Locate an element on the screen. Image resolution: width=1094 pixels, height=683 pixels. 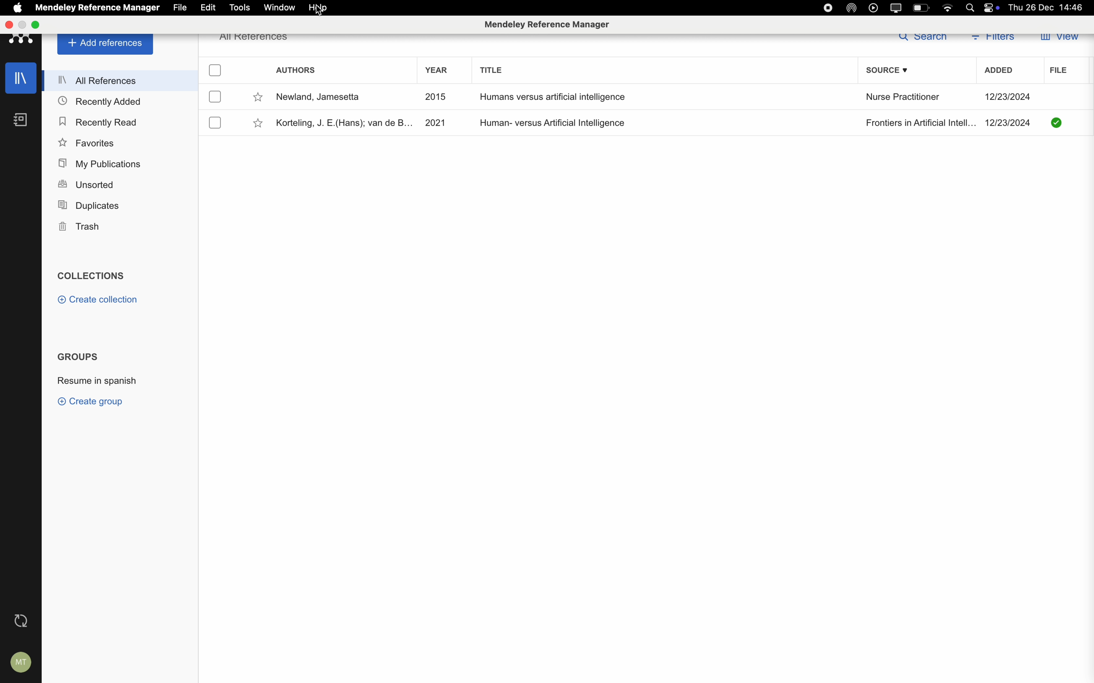
minimize Mendeley is located at coordinates (23, 24).